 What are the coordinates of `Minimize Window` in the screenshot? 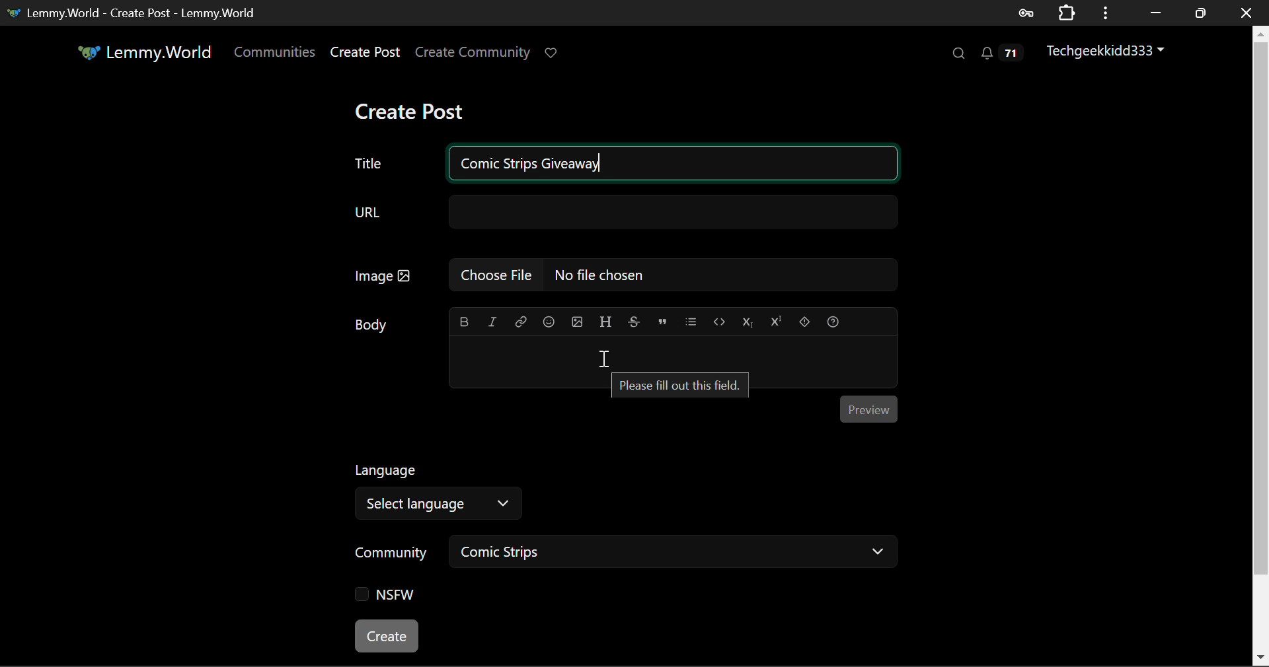 It's located at (1200, 11).